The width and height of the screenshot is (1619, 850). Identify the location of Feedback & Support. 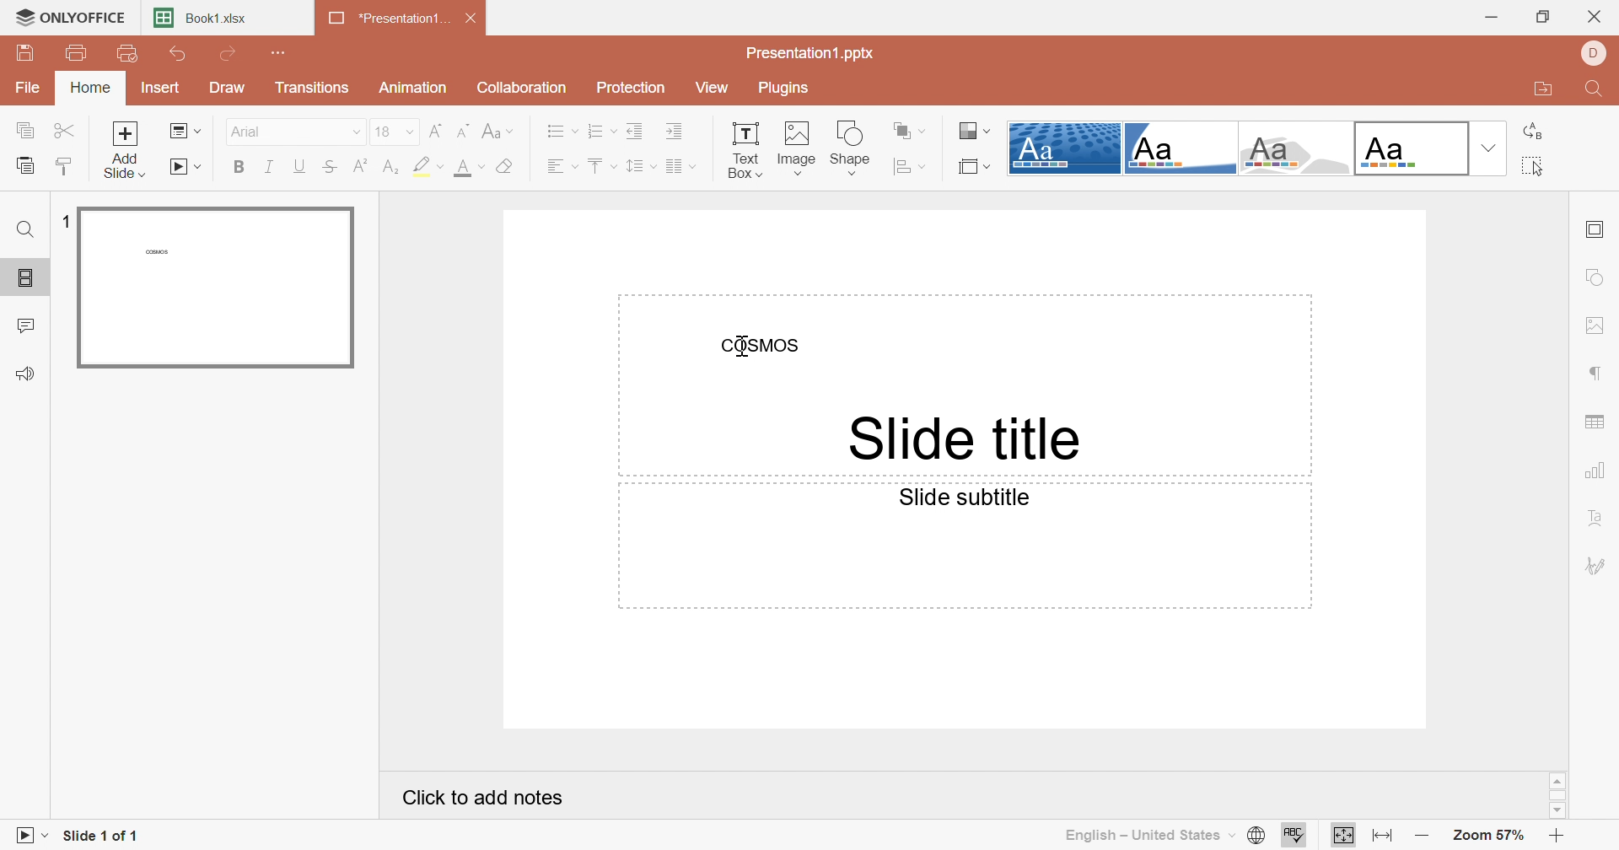
(29, 374).